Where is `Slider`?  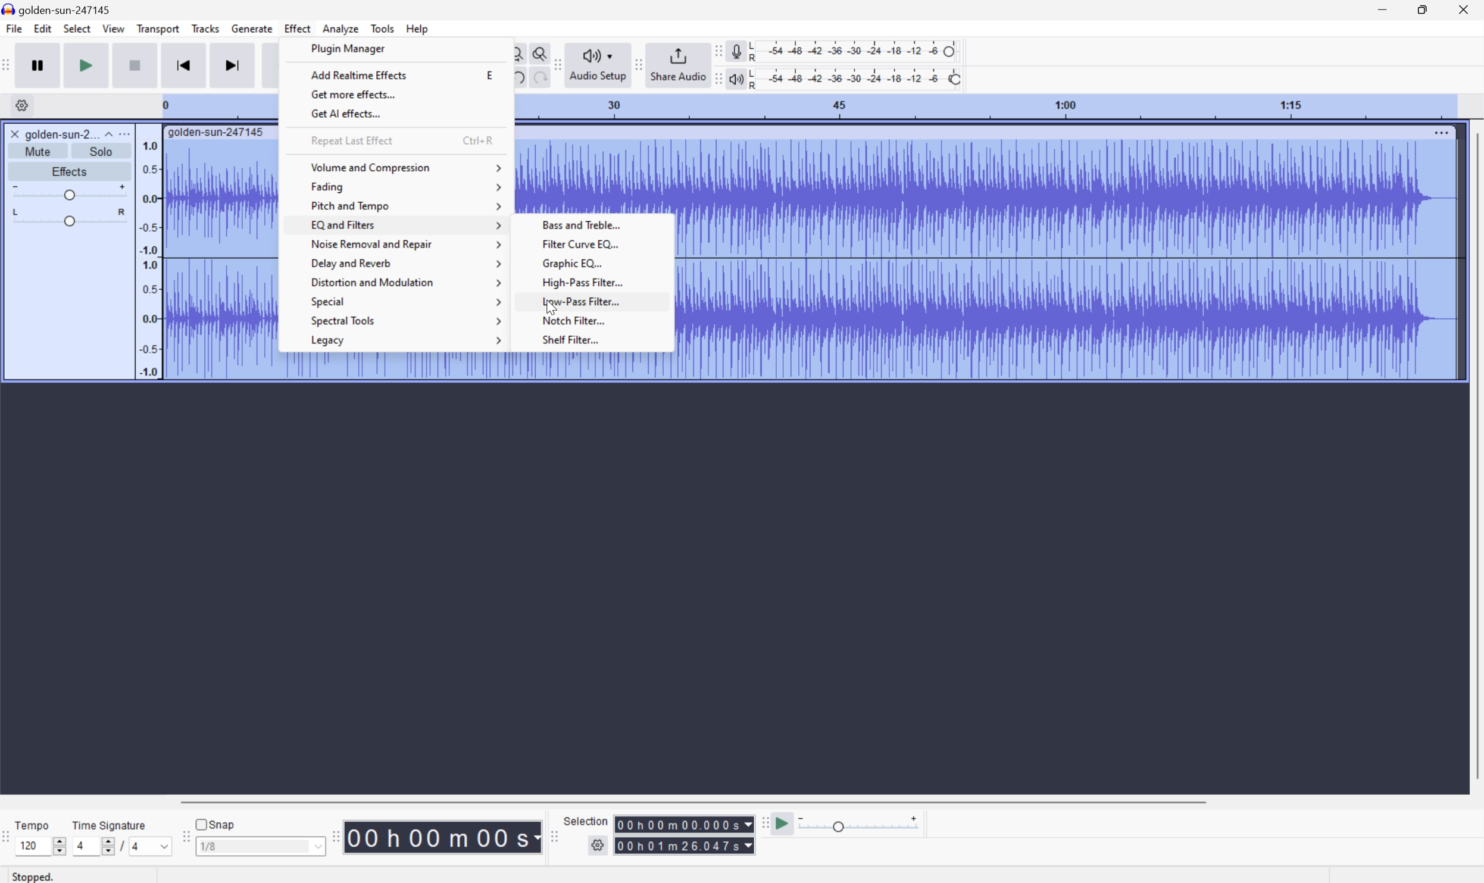
Slider is located at coordinates (70, 217).